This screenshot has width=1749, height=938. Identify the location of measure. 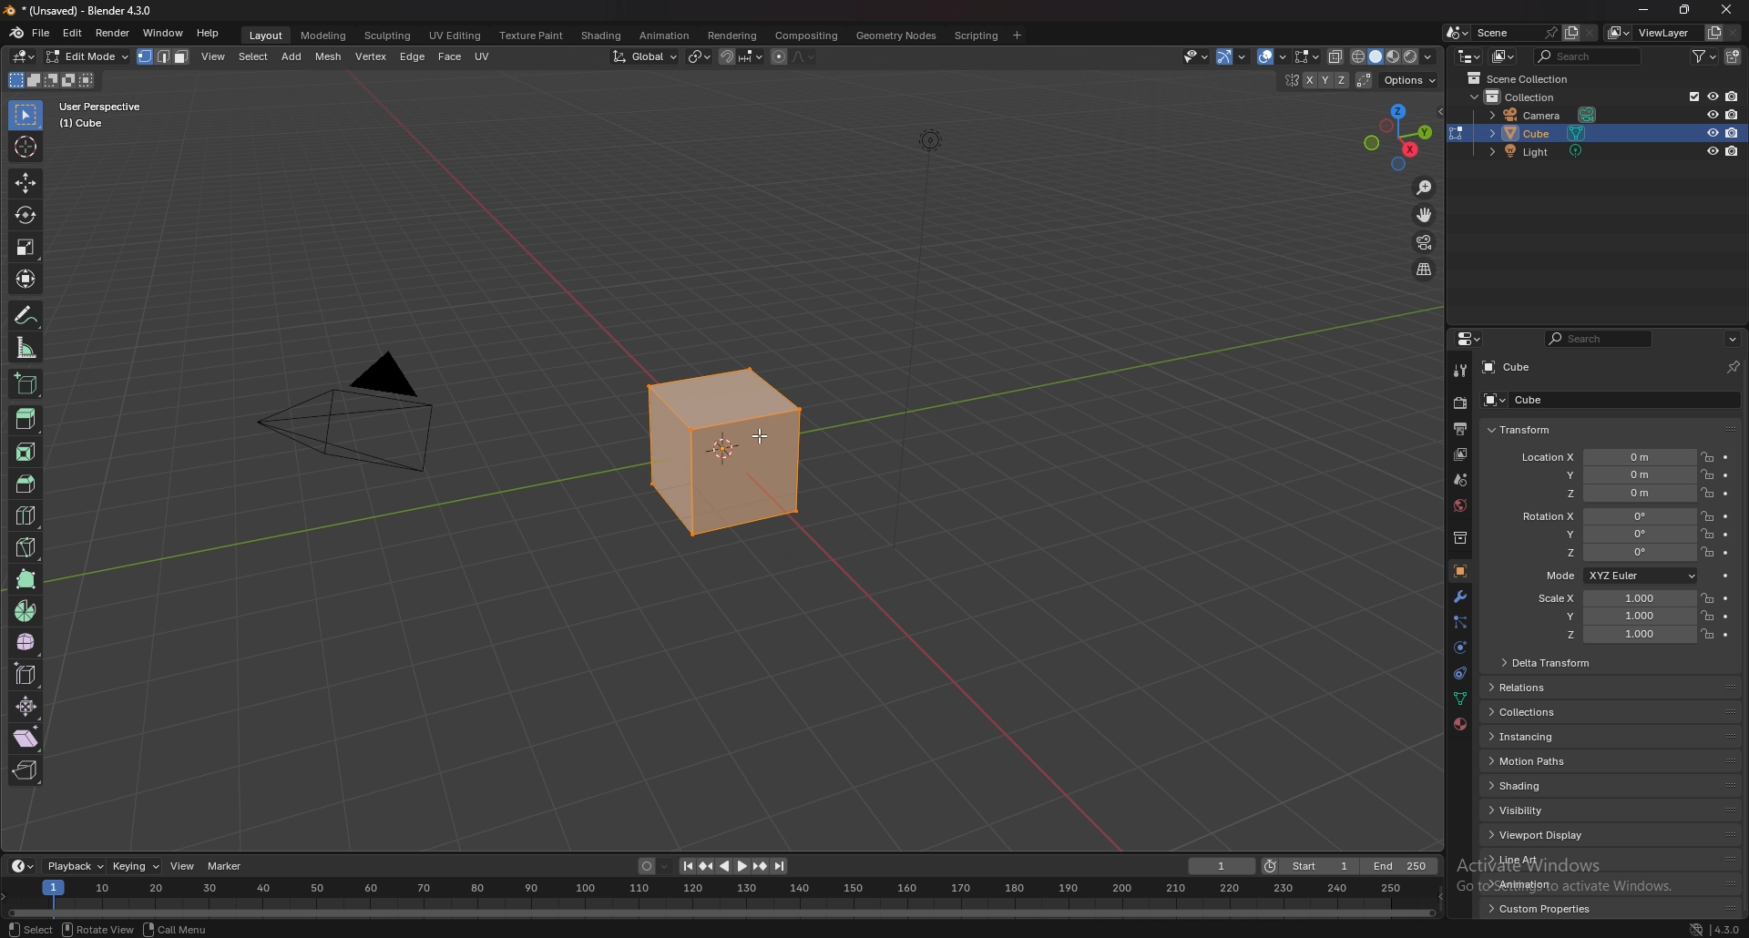
(25, 348).